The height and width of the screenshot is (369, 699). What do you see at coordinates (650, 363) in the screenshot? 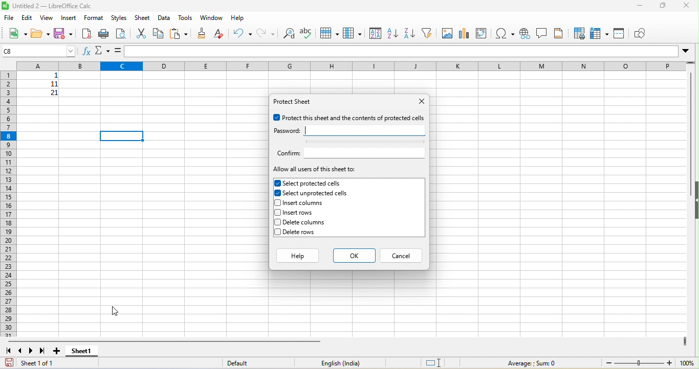
I see `zoom` at bounding box center [650, 363].